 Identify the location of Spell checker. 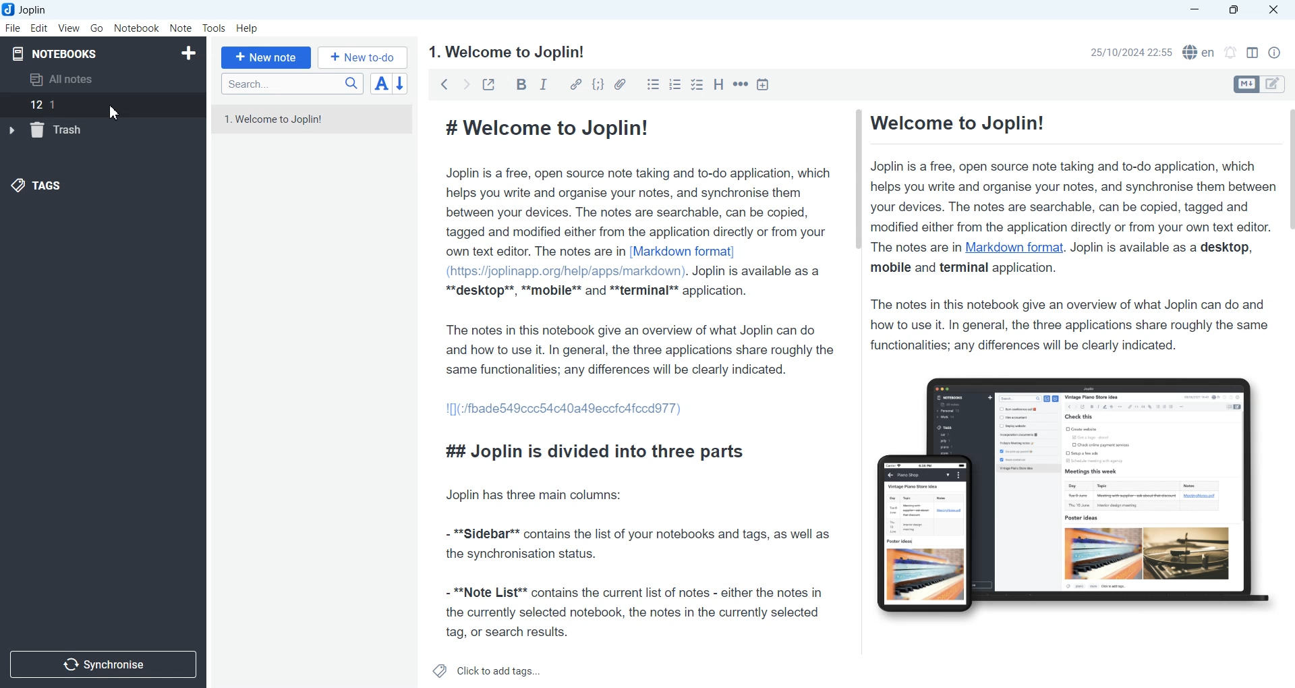
(1200, 52).